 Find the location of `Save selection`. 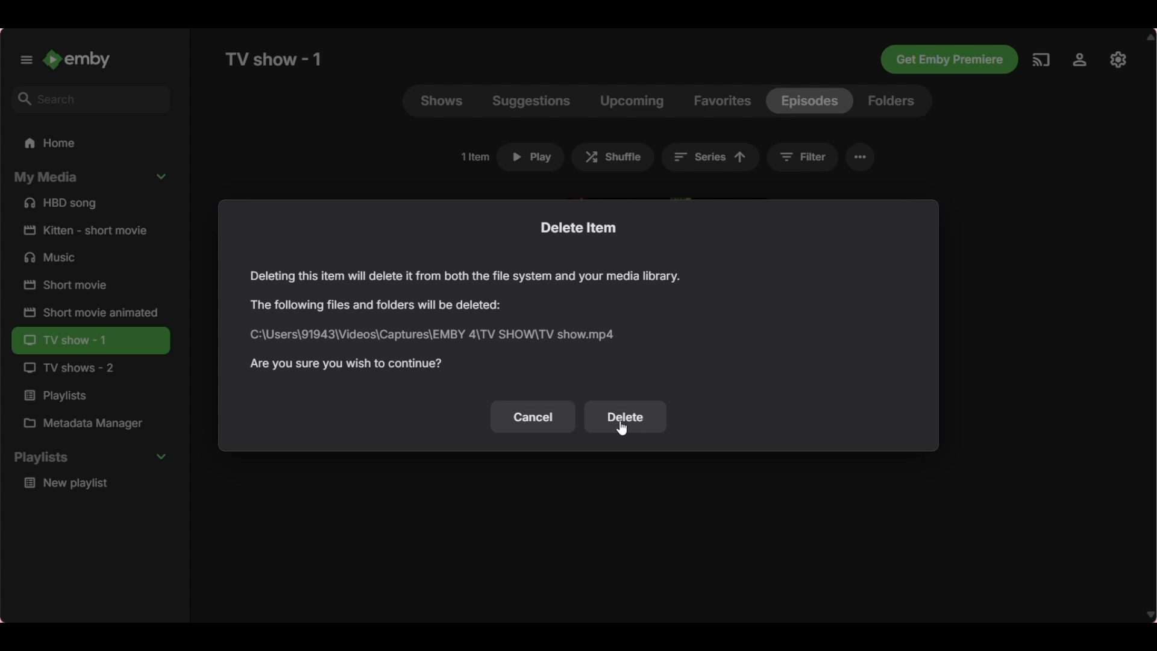

Save selection is located at coordinates (625, 417).